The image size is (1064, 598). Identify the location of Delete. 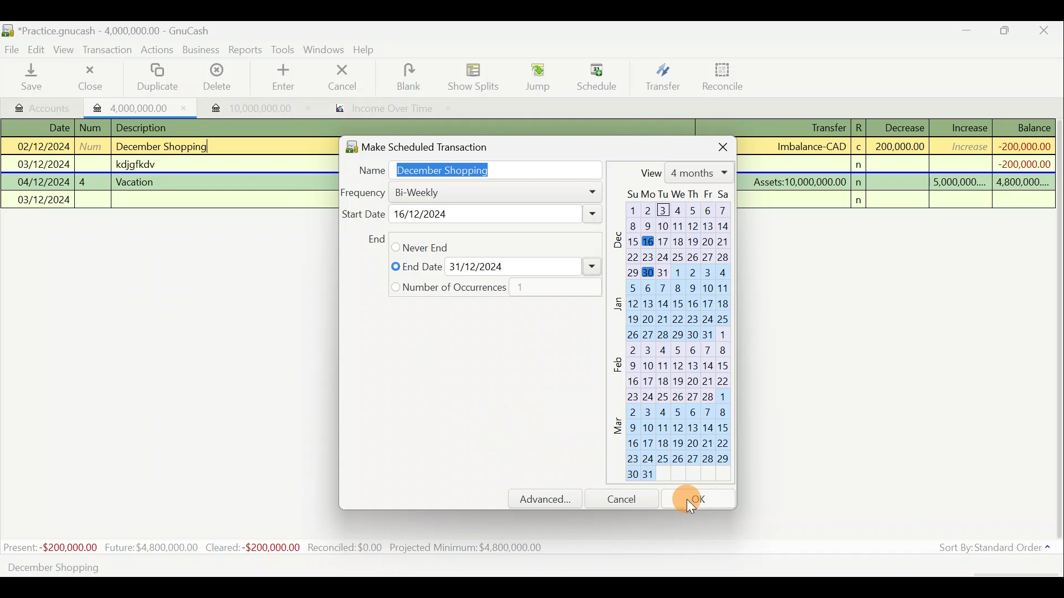
(216, 81).